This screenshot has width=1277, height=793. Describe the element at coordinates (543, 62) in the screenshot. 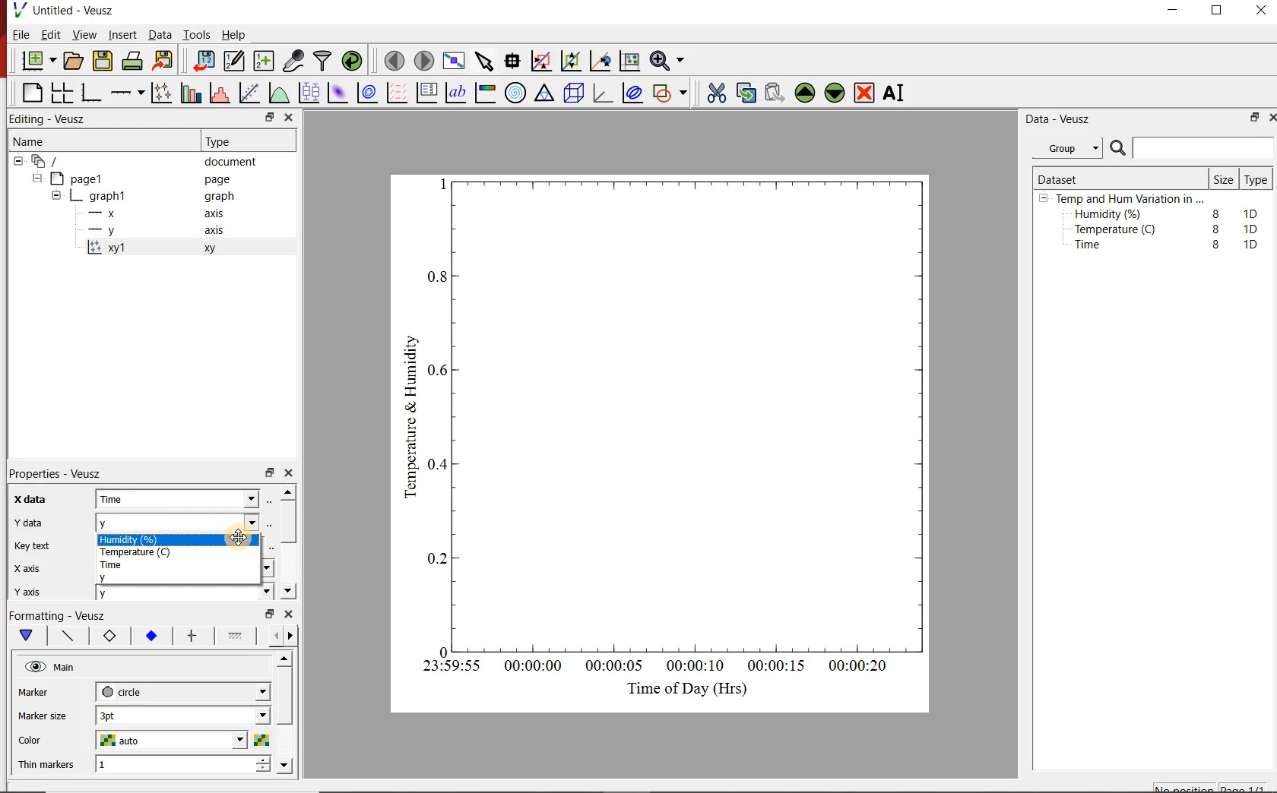

I see `click or draw a rectangle to zoom graph axes` at that location.